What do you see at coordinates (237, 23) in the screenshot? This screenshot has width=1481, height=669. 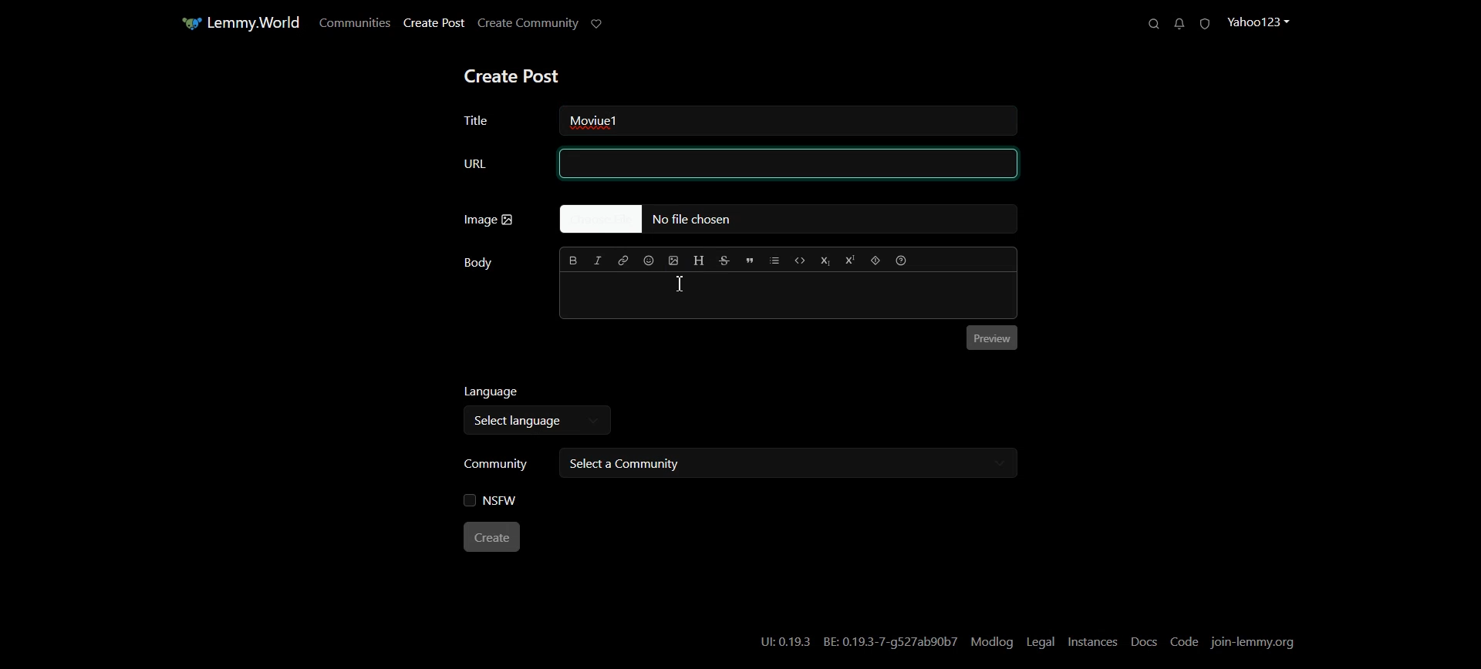 I see `Home Page` at bounding box center [237, 23].